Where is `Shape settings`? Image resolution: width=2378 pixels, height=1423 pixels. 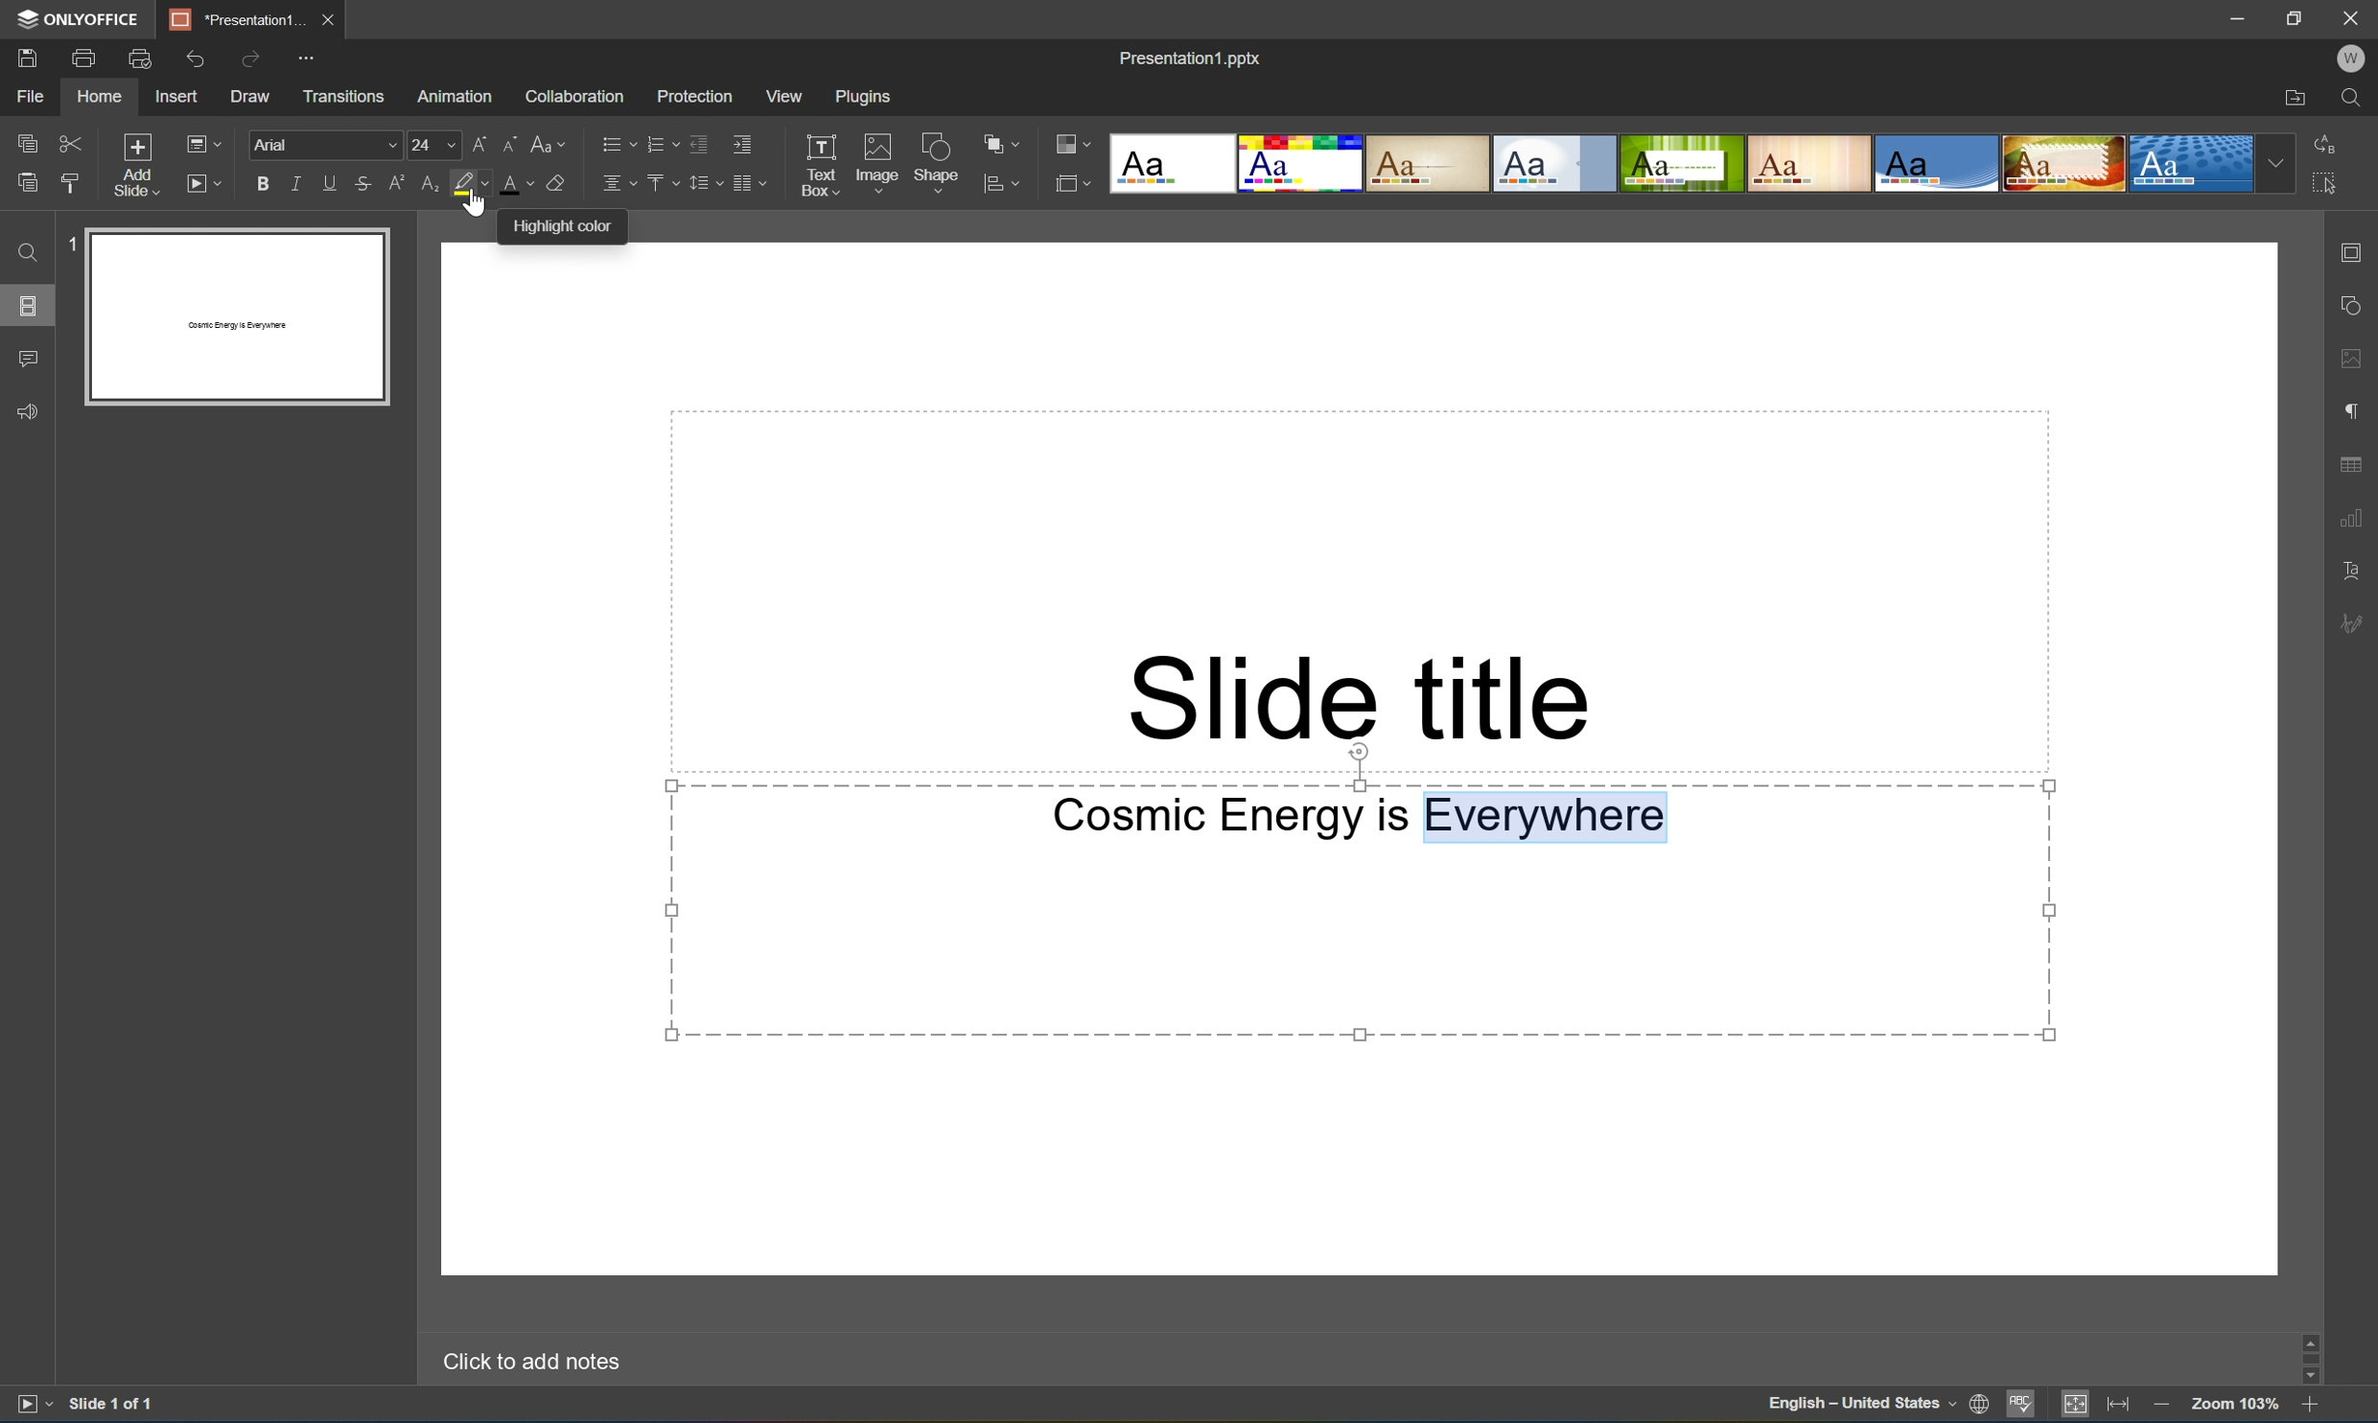
Shape settings is located at coordinates (2356, 306).